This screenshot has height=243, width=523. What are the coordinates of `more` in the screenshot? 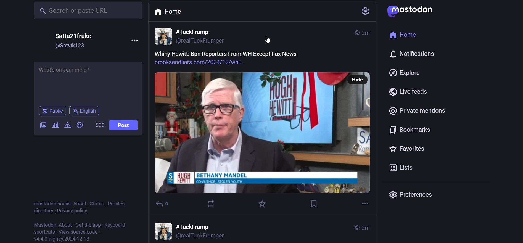 It's located at (137, 40).